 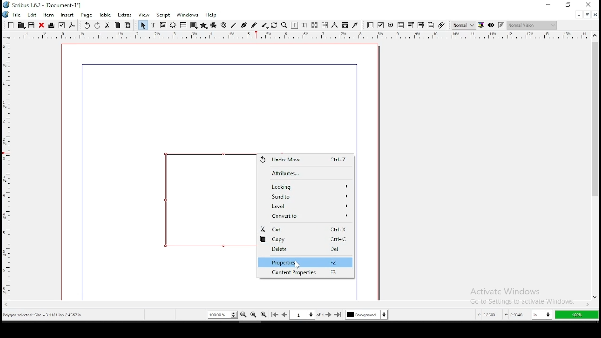 I want to click on extras, so click(x=124, y=15).